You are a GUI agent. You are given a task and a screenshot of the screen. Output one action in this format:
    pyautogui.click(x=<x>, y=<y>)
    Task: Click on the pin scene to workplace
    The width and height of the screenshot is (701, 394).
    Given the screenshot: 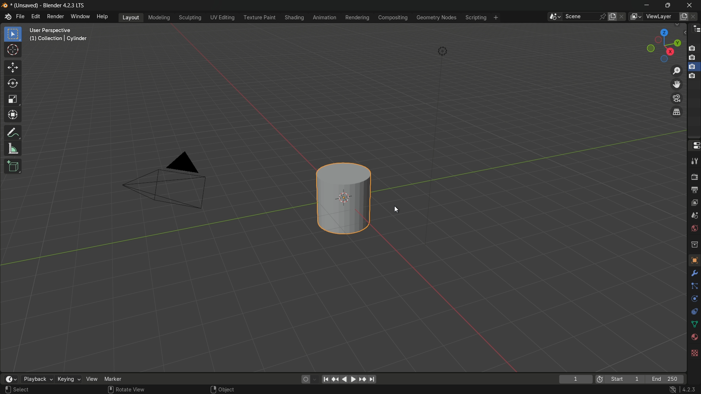 What is the action you would take?
    pyautogui.click(x=602, y=17)
    